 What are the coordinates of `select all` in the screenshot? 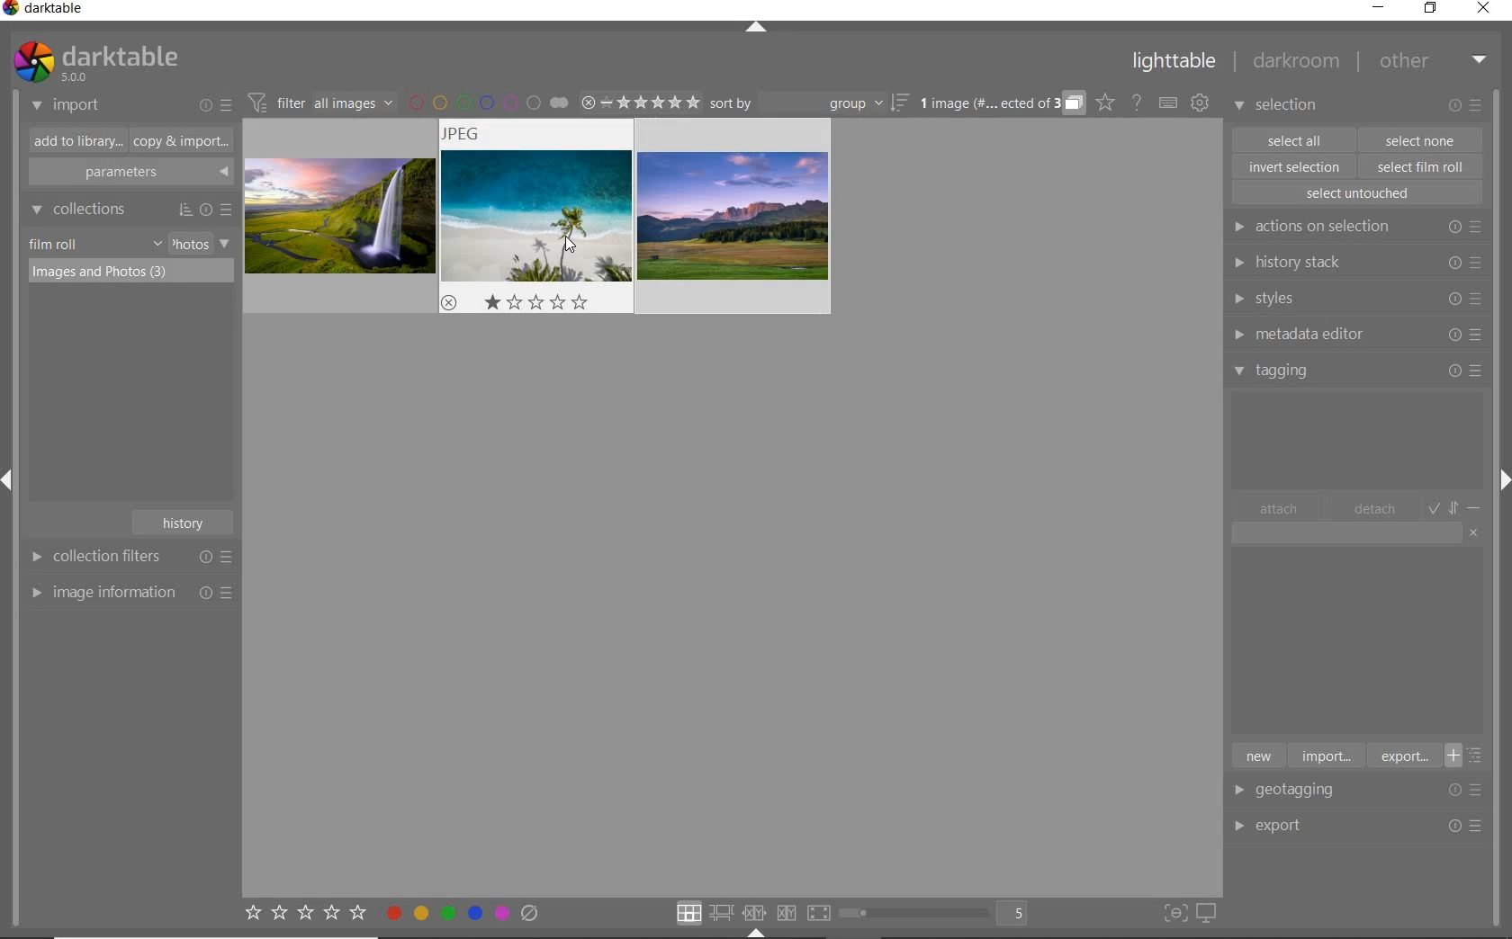 It's located at (1294, 139).